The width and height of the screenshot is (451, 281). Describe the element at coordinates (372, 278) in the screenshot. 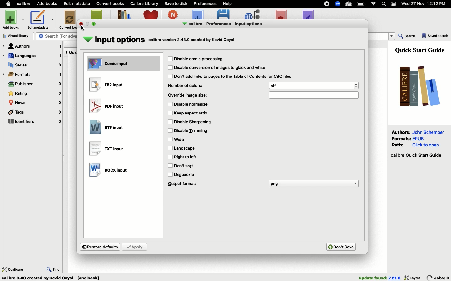

I see `found` at that location.